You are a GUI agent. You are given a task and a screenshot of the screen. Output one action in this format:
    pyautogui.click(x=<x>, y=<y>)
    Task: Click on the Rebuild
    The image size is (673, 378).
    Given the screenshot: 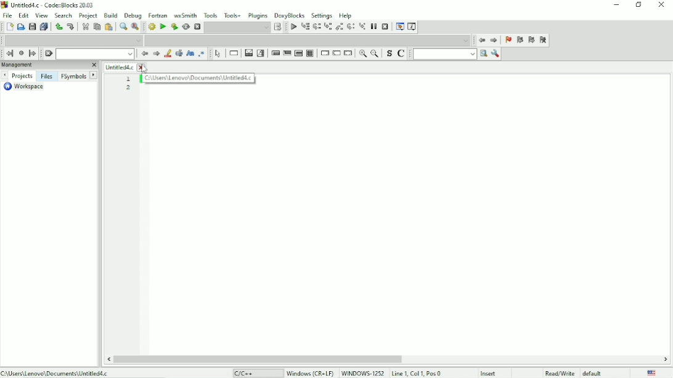 What is the action you would take?
    pyautogui.click(x=186, y=26)
    